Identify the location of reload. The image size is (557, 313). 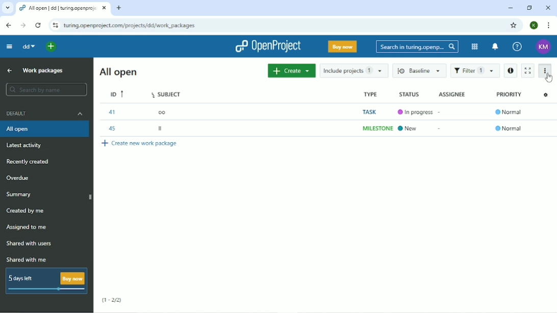
(37, 24).